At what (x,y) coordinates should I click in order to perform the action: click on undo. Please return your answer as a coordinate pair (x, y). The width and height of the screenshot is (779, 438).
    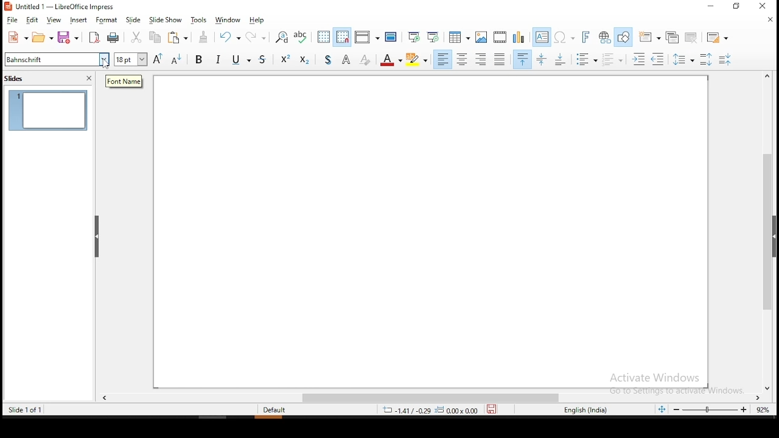
    Looking at the image, I should click on (231, 38).